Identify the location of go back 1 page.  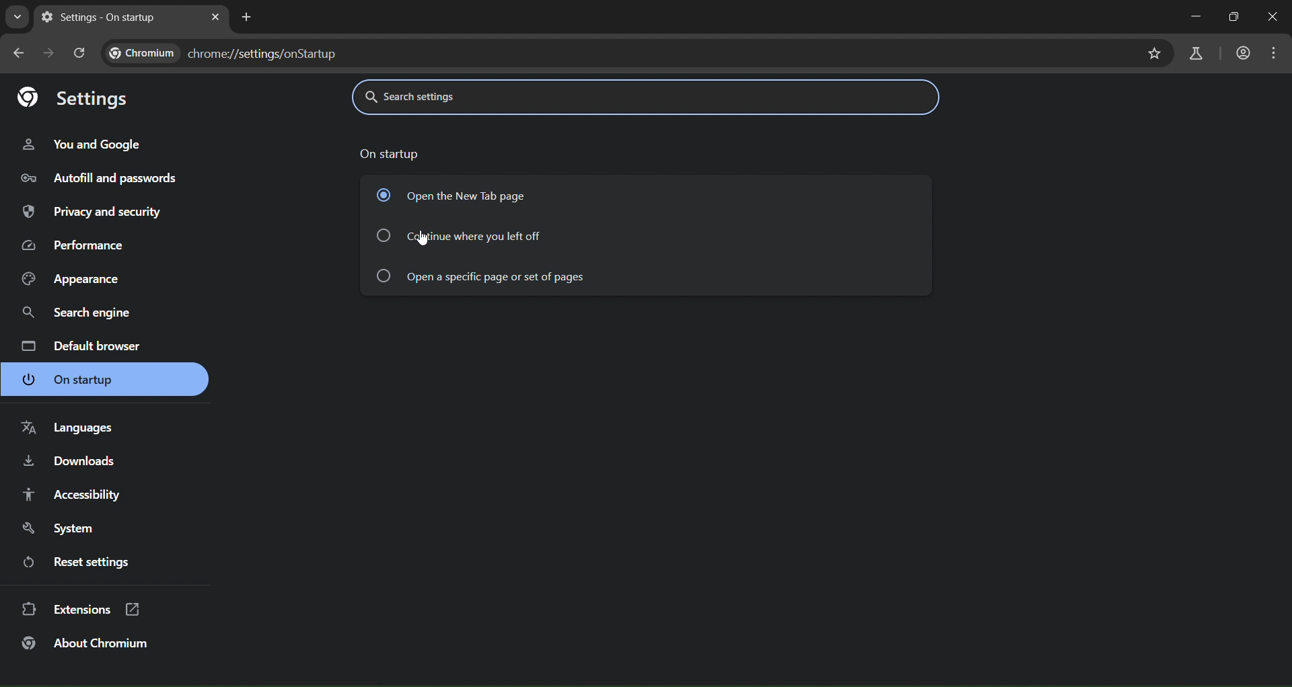
(20, 53).